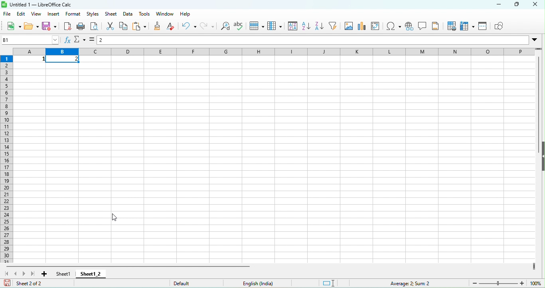 The image size is (545, 288). Describe the element at coordinates (67, 40) in the screenshot. I see `function wizard` at that location.